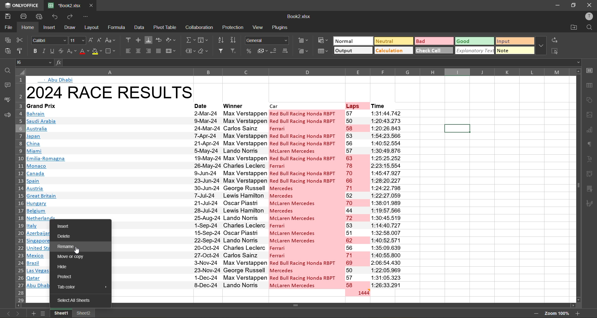 The height and width of the screenshot is (318, 597). I want to click on previous, so click(7, 313).